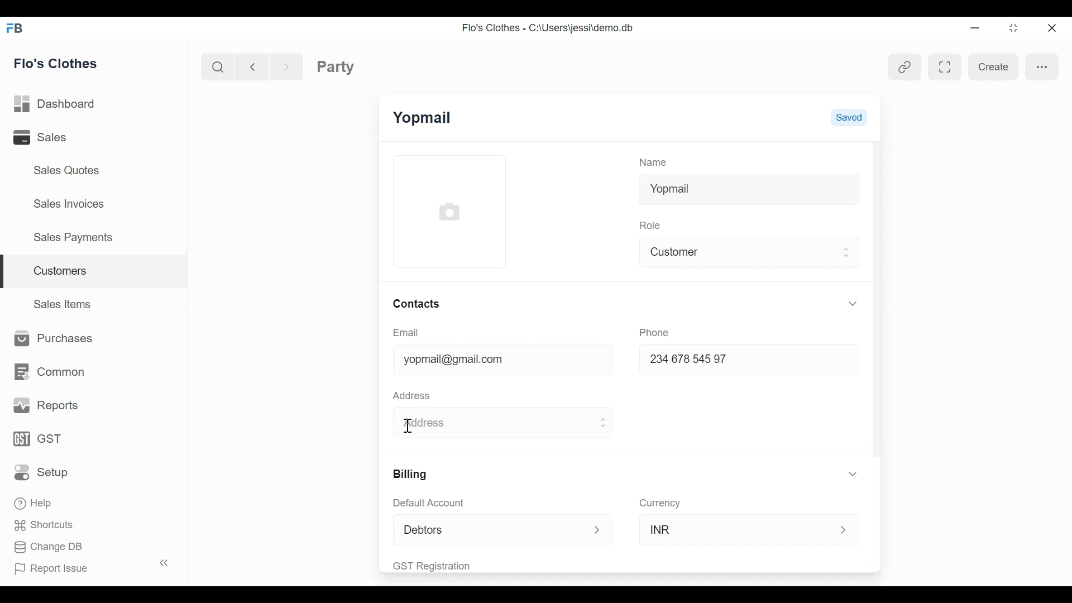  I want to click on Sales, so click(55, 137).